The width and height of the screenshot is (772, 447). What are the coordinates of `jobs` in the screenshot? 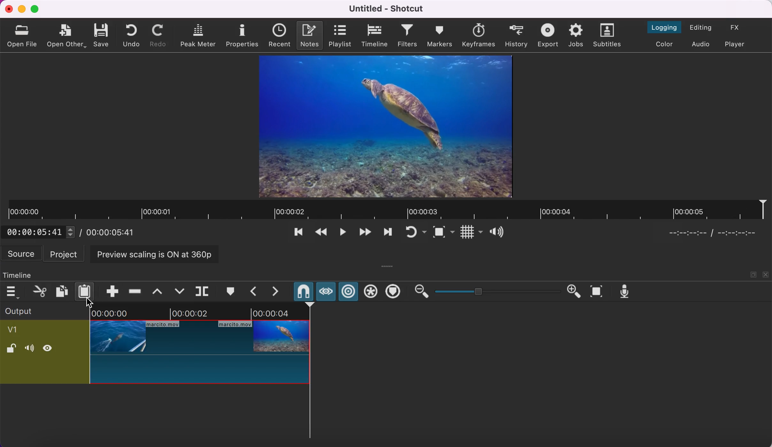 It's located at (576, 36).